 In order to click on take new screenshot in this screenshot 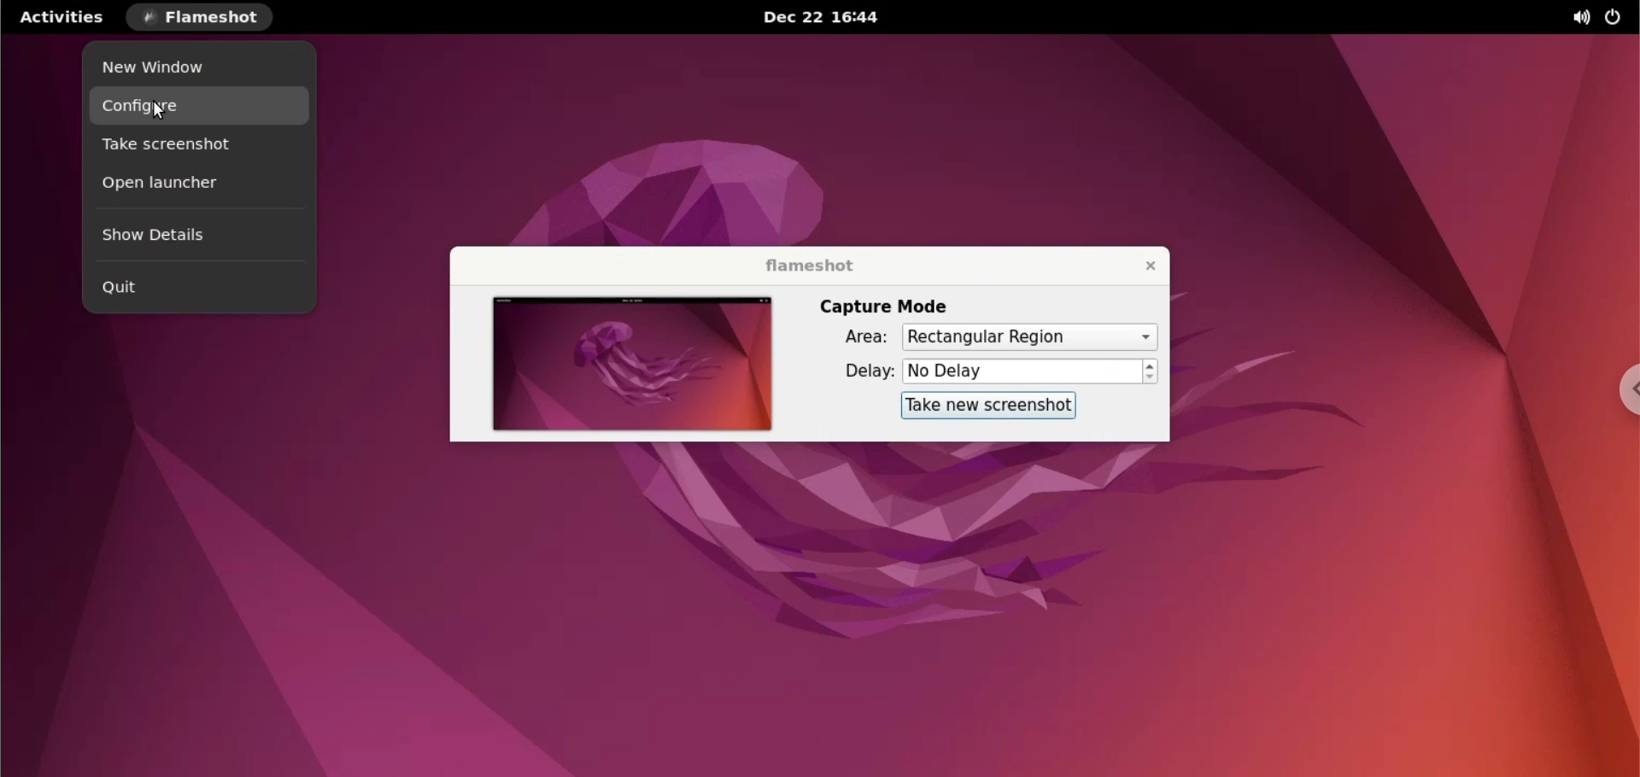, I will do `click(990, 406)`.